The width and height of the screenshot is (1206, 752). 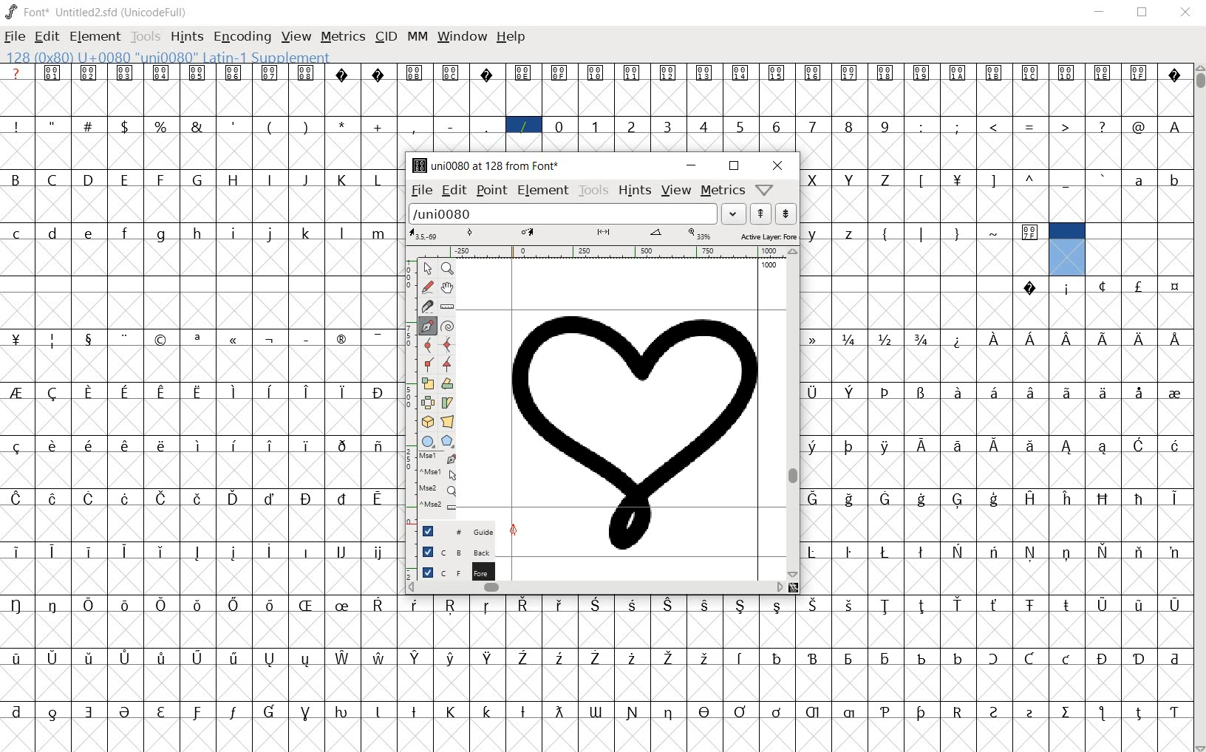 What do you see at coordinates (1139, 660) in the screenshot?
I see `glyph` at bounding box center [1139, 660].